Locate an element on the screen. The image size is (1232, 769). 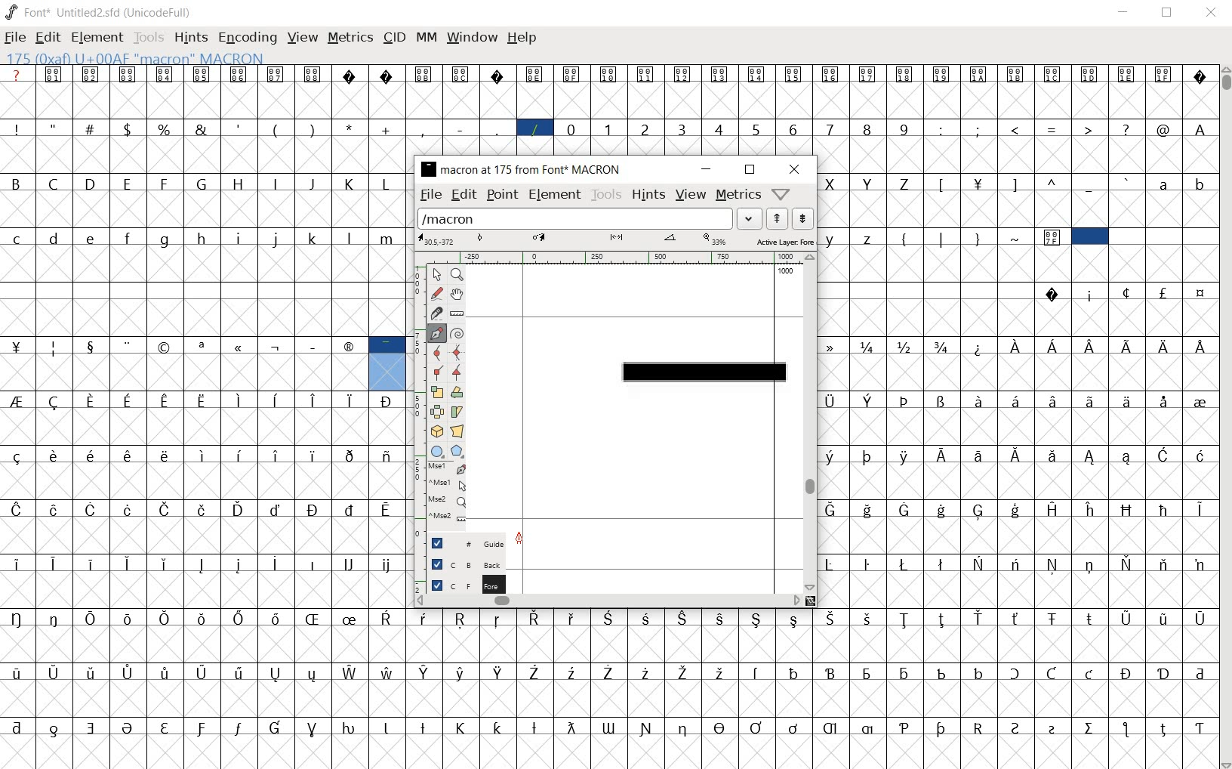
Symbol is located at coordinates (684, 617).